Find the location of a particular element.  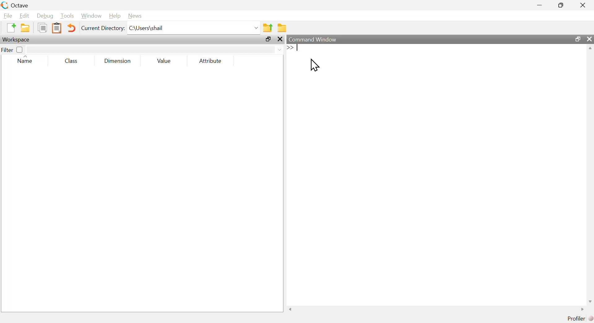

Help is located at coordinates (115, 16).